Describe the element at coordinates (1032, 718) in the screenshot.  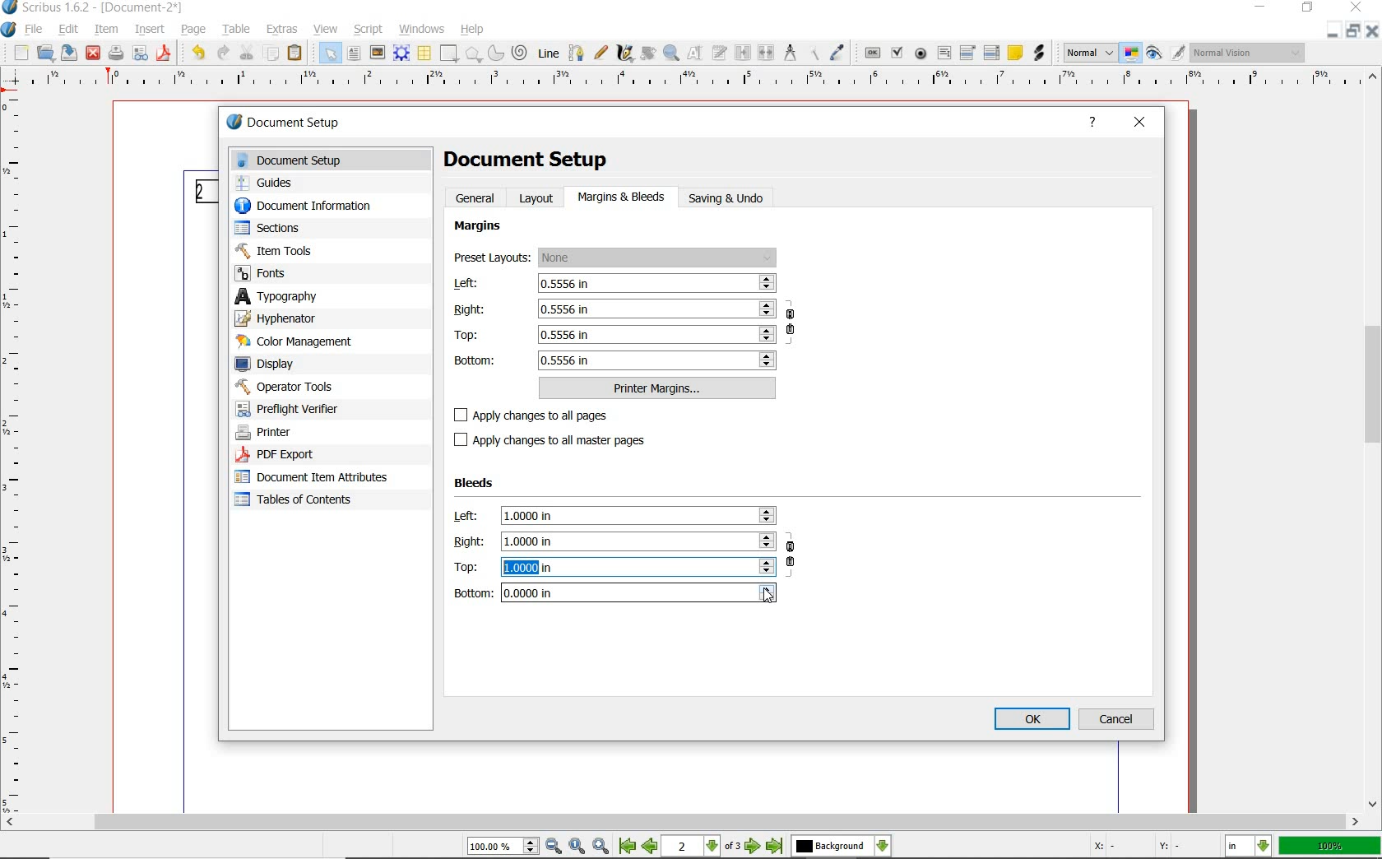
I see `ok` at that location.